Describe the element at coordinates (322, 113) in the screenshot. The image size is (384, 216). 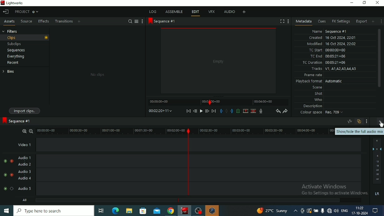
I see `Colour space` at that location.